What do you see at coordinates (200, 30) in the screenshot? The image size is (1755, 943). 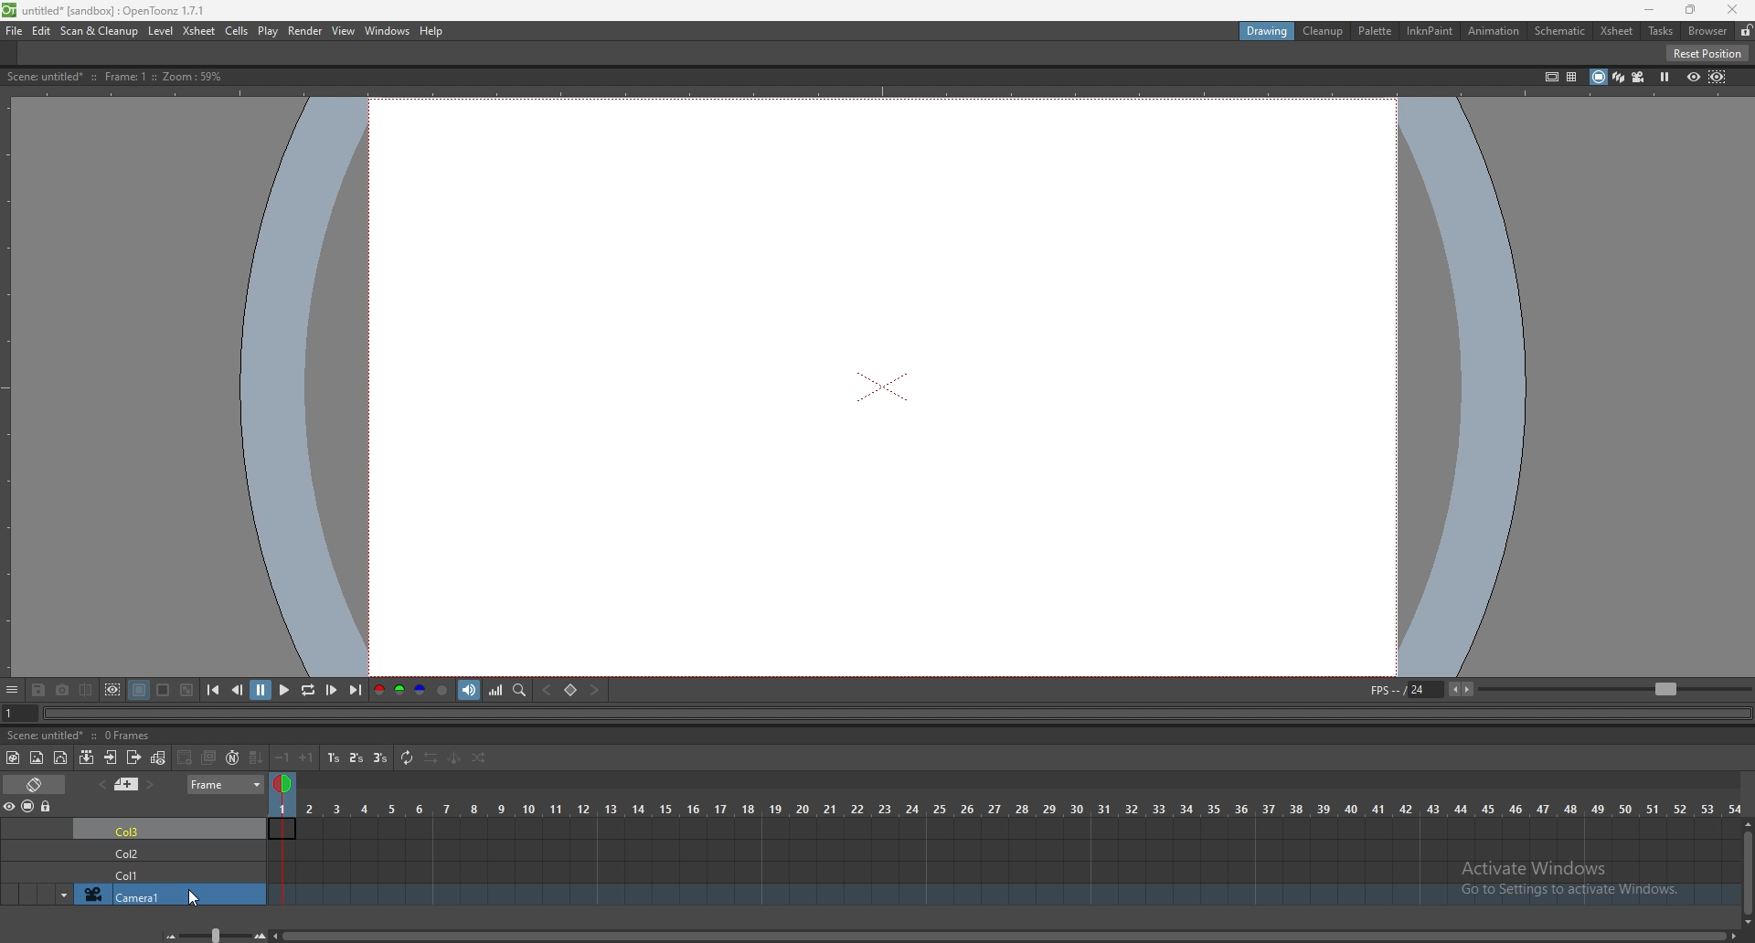 I see `xsheet` at bounding box center [200, 30].